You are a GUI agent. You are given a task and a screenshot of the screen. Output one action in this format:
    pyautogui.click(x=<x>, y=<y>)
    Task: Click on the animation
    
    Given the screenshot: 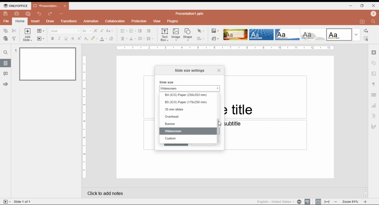 What is the action you would take?
    pyautogui.click(x=91, y=21)
    